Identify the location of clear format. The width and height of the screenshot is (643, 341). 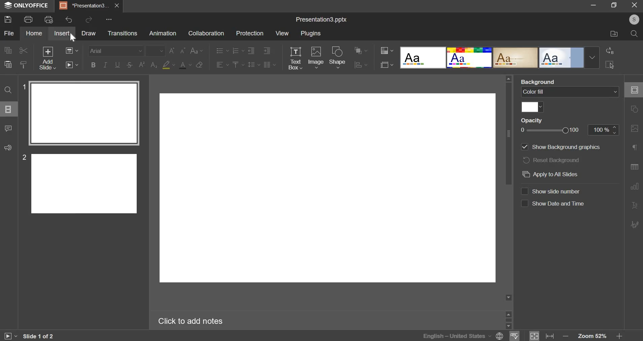
(199, 65).